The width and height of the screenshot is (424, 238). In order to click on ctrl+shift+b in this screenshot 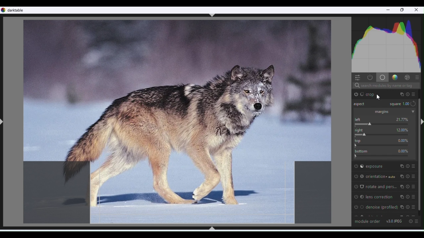, I will do `click(212, 228)`.